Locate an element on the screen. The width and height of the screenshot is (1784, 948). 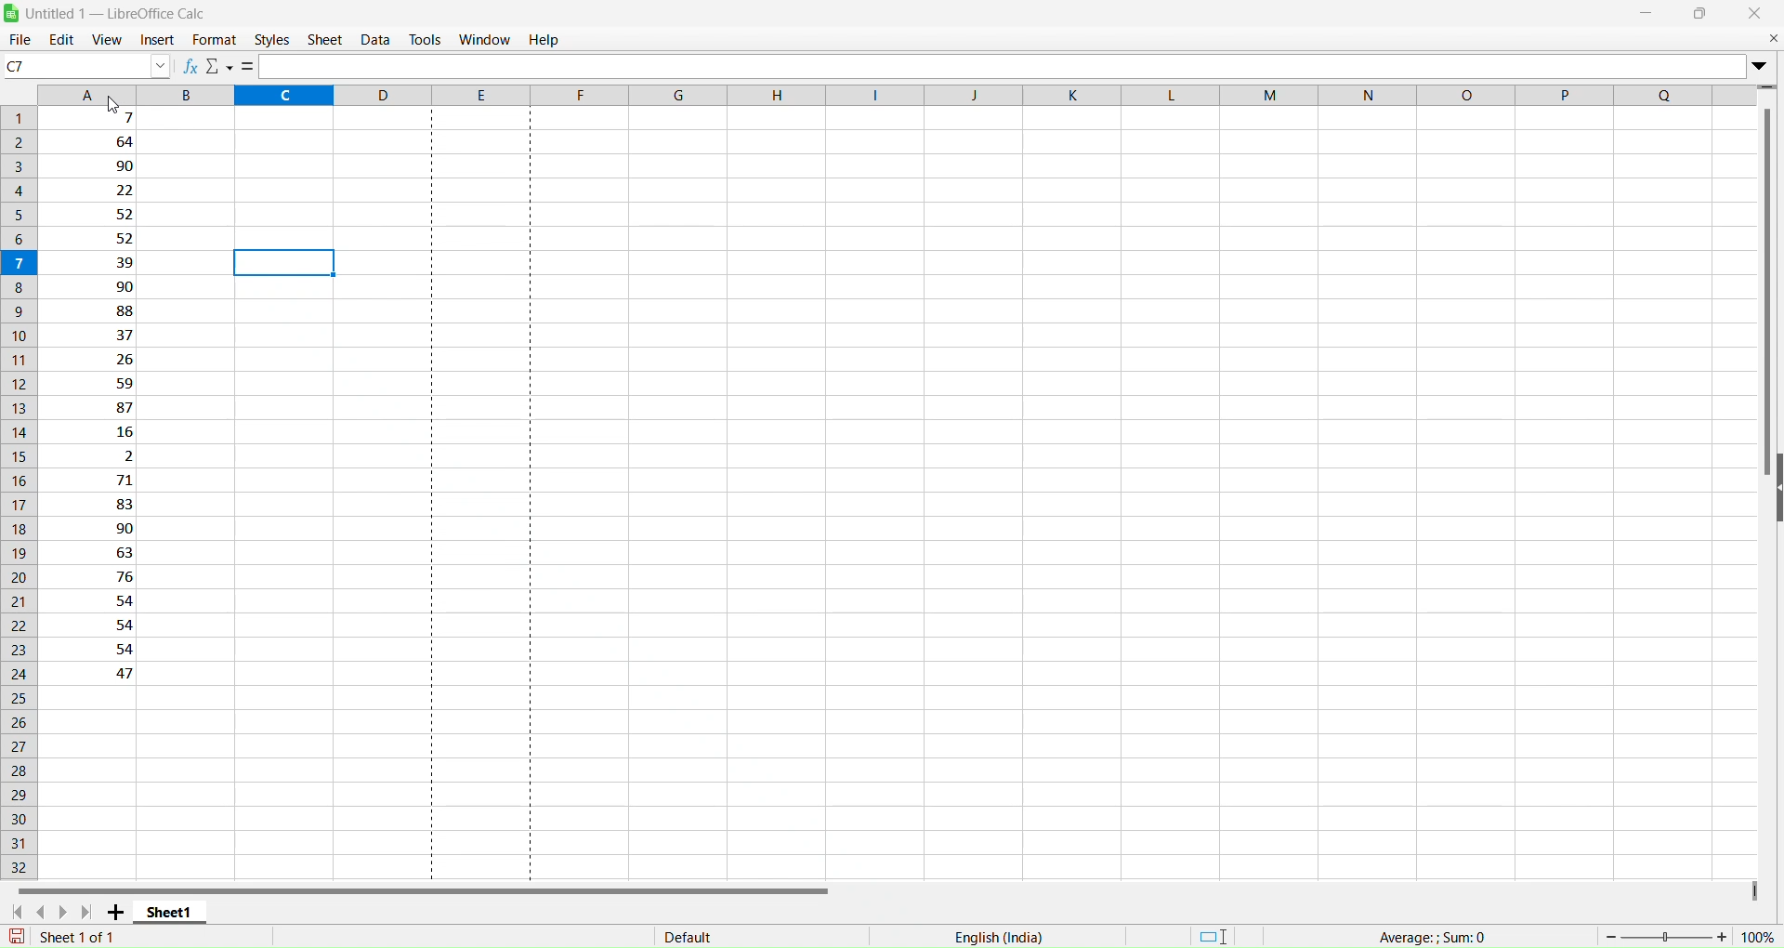
Edit is located at coordinates (60, 39).